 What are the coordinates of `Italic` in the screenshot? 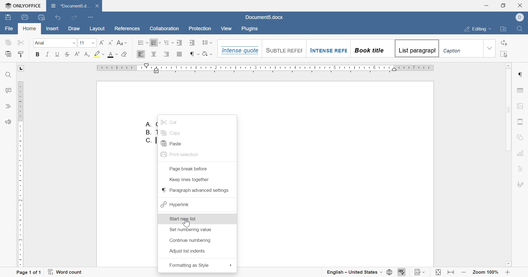 It's located at (48, 54).